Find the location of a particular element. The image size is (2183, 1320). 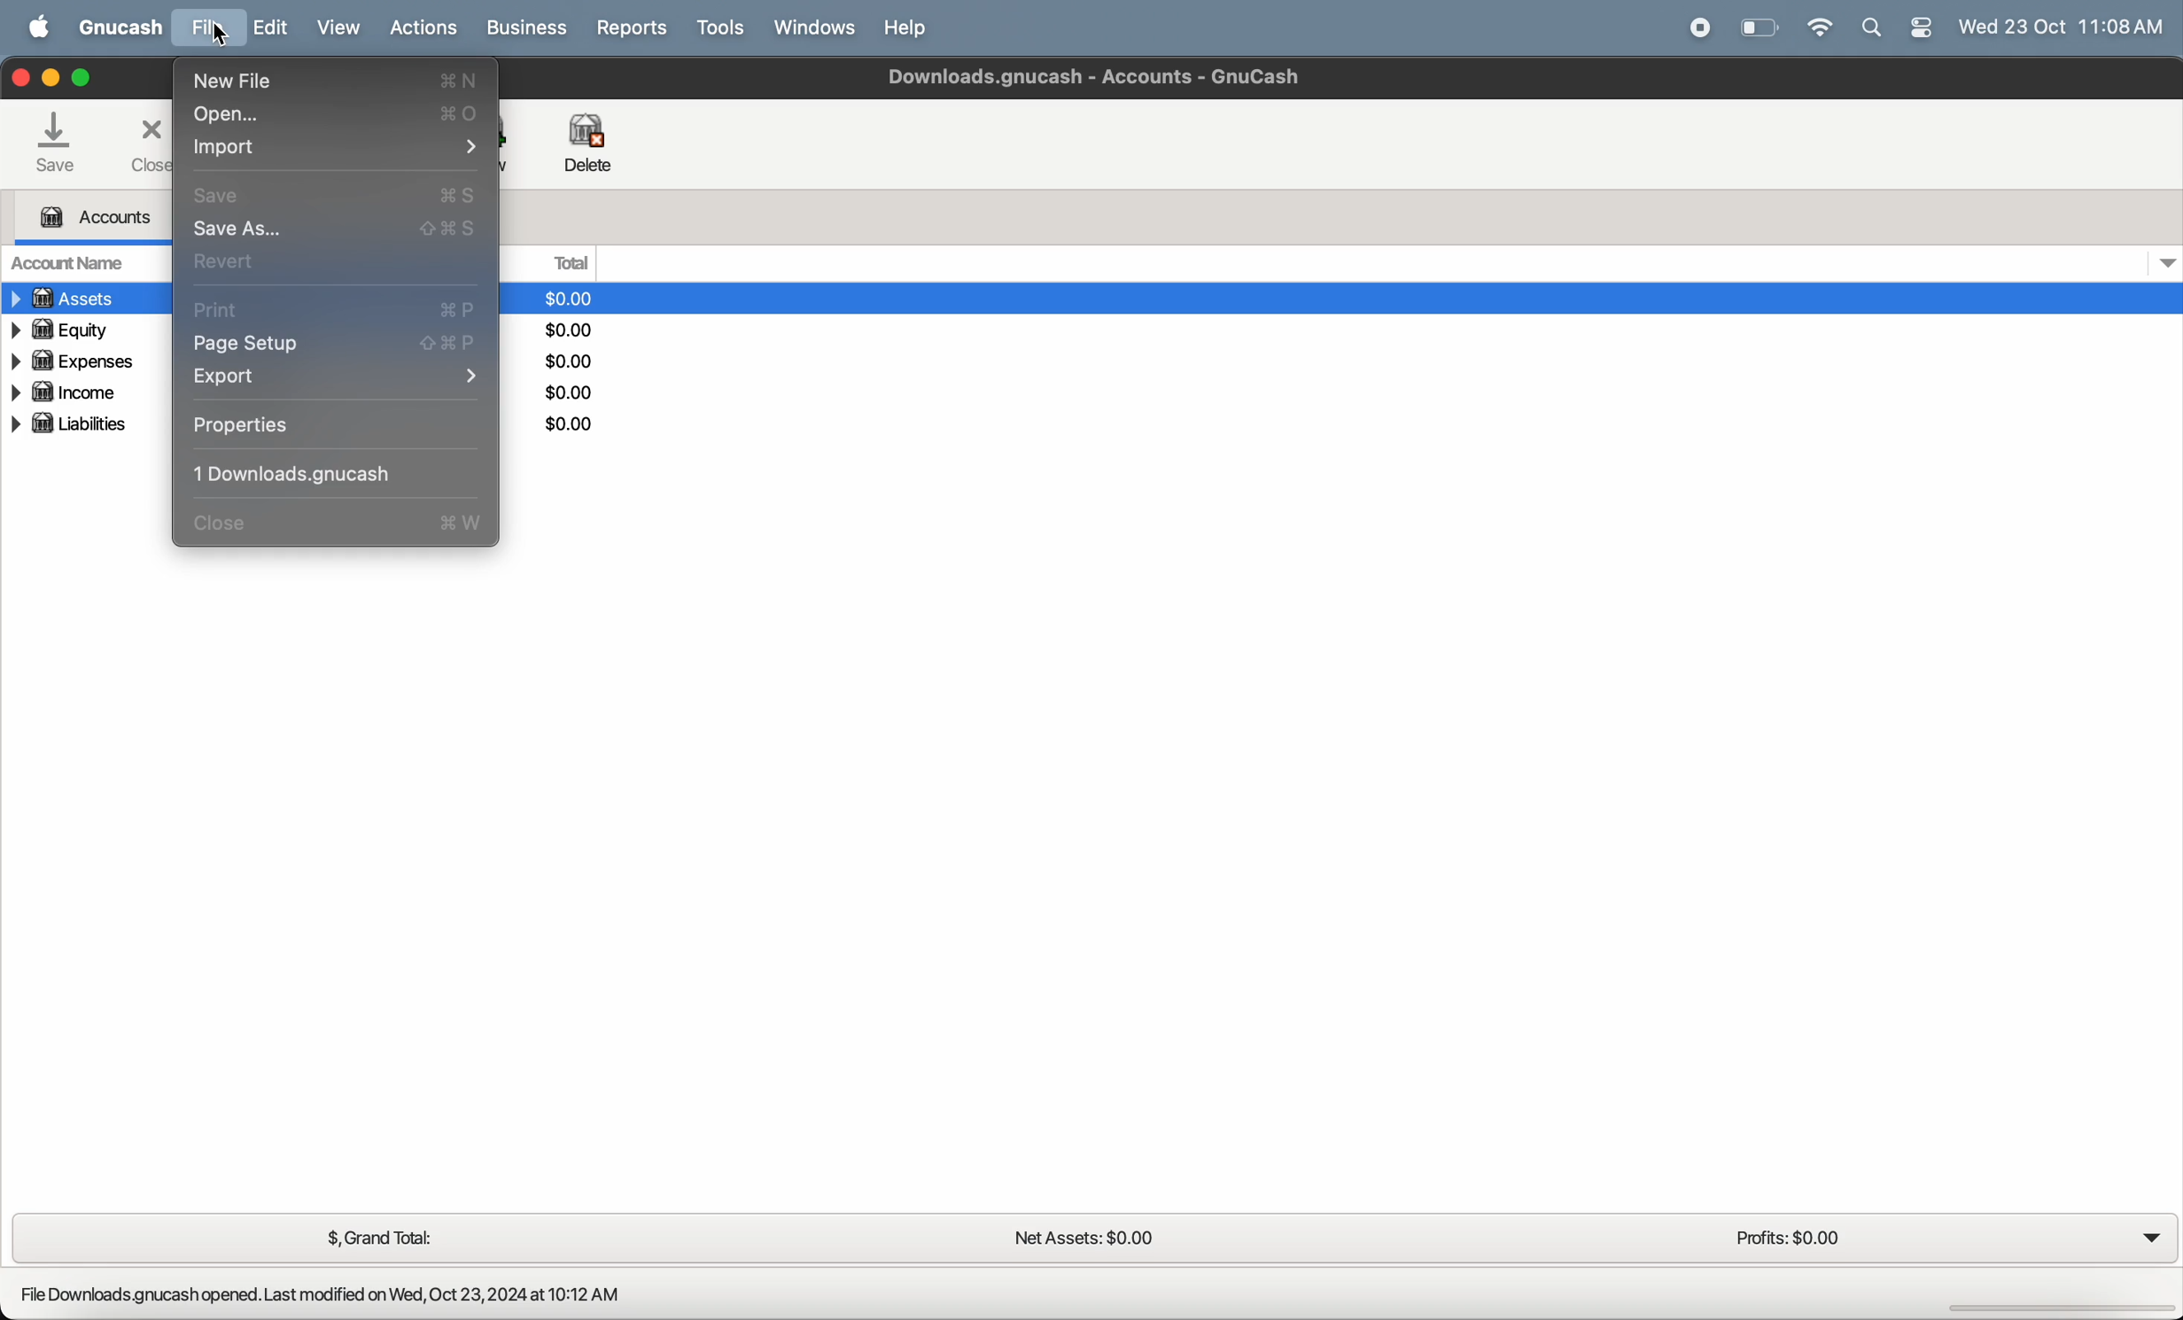

record is located at coordinates (1695, 29).